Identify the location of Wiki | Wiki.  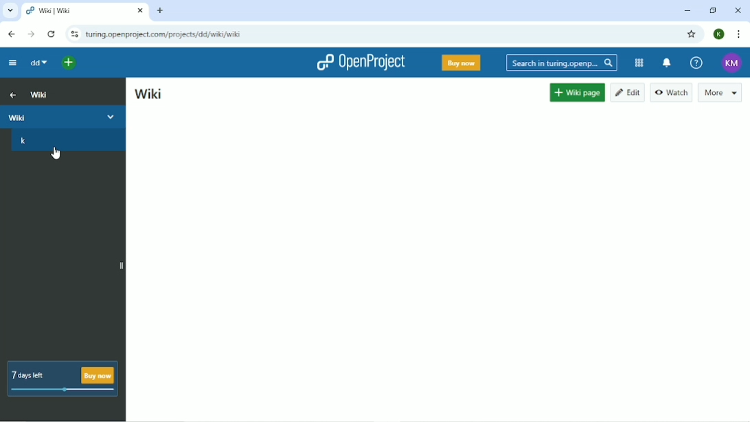
(70, 11).